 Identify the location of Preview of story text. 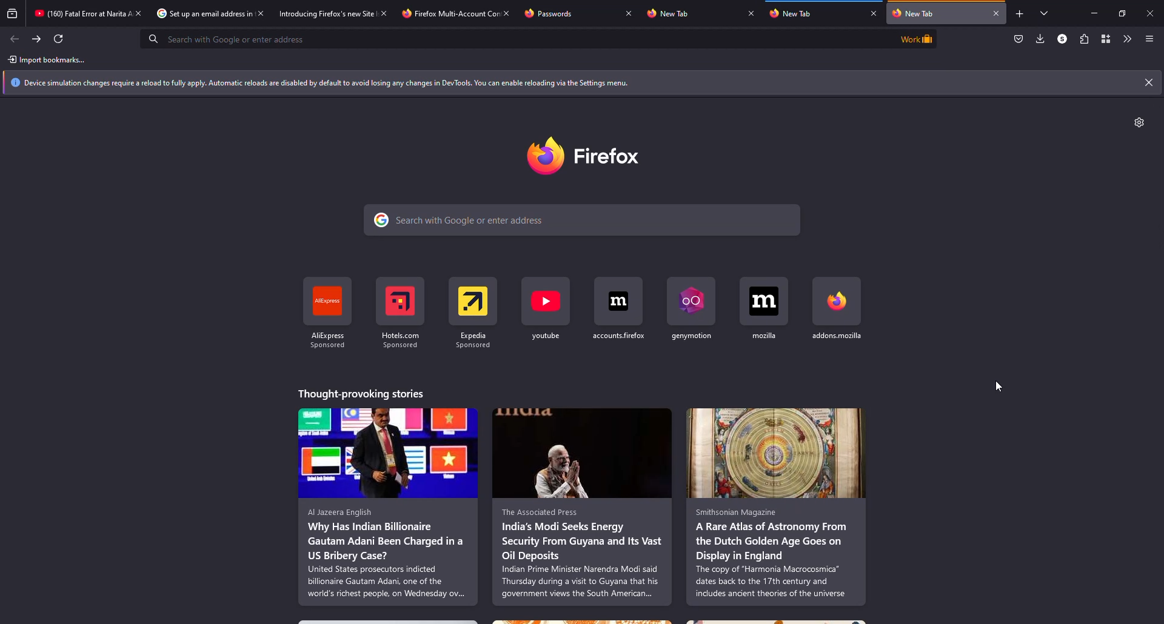
(775, 553).